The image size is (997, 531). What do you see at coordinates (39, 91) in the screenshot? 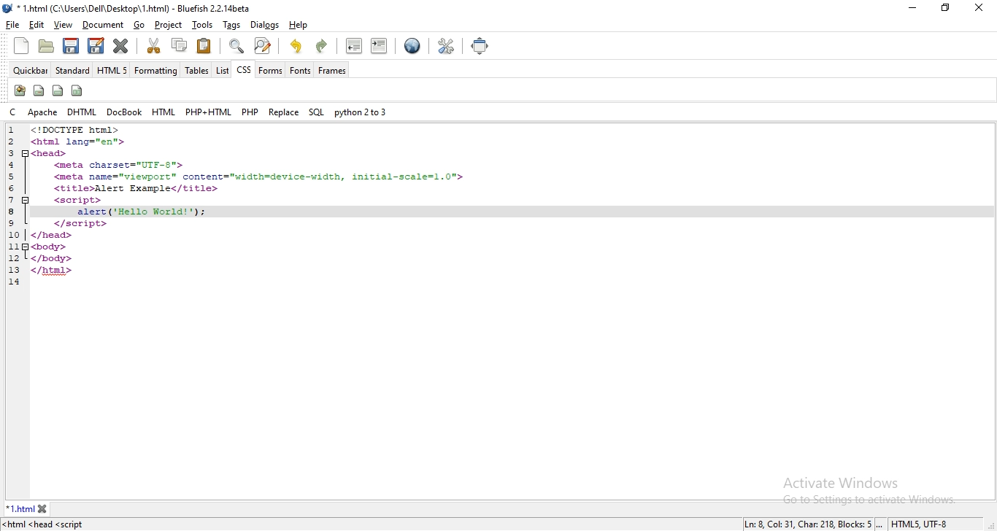
I see `icon` at bounding box center [39, 91].